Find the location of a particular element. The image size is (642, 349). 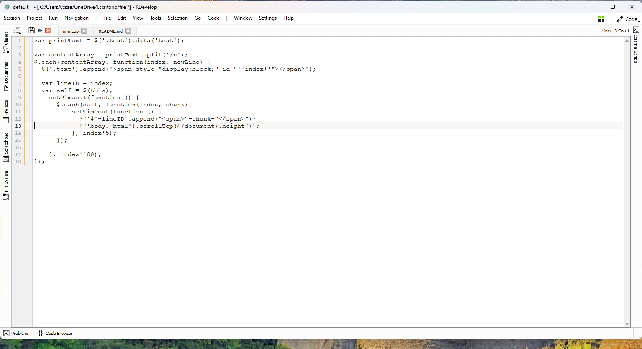

Project is located at coordinates (36, 18).